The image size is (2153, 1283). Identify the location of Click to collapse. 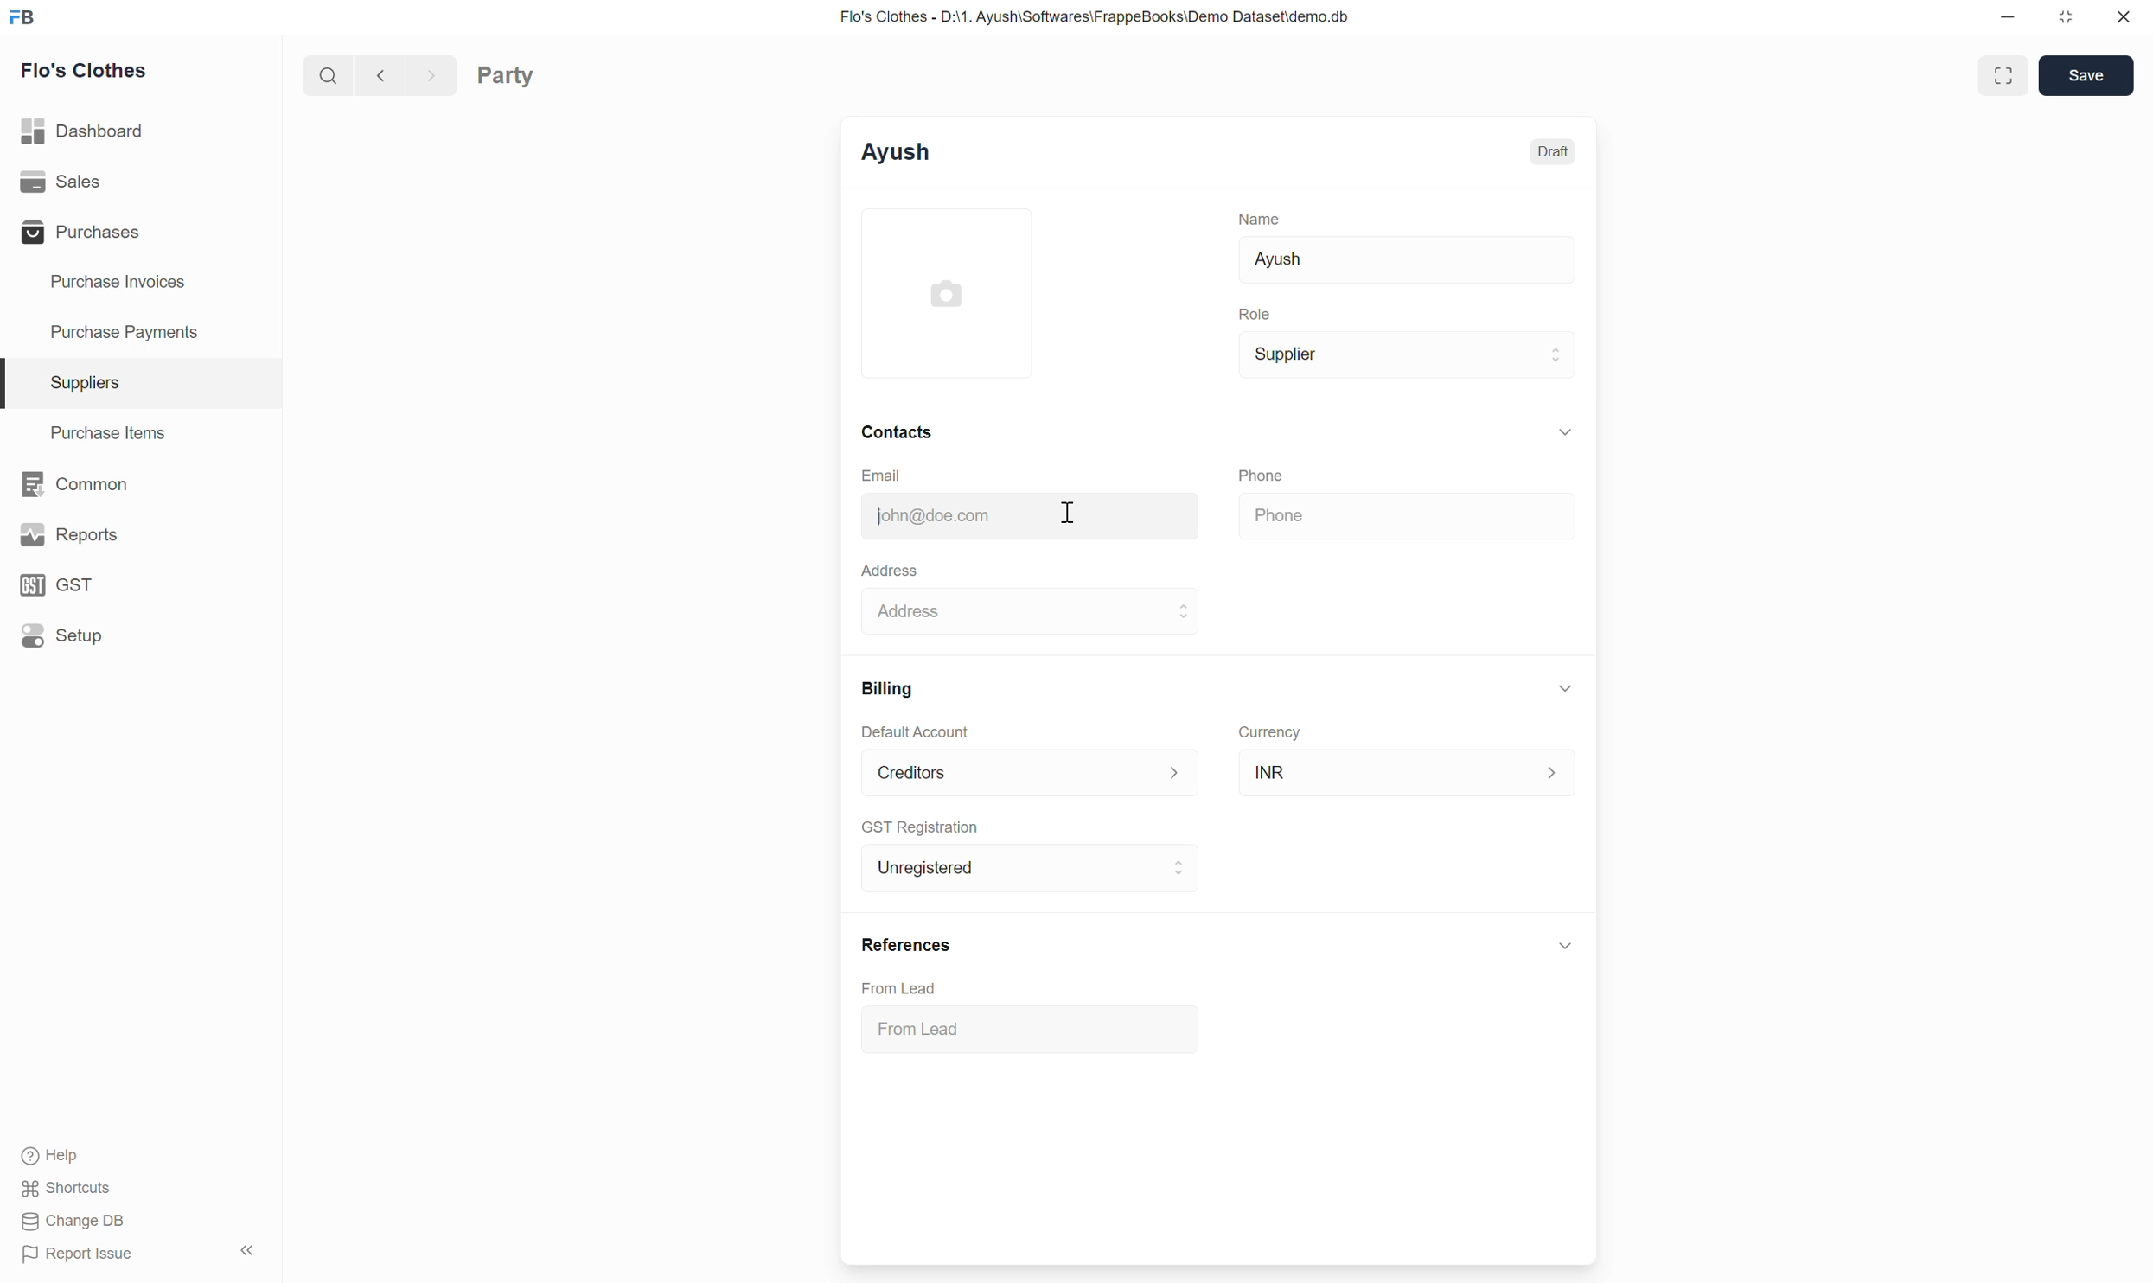
(1566, 945).